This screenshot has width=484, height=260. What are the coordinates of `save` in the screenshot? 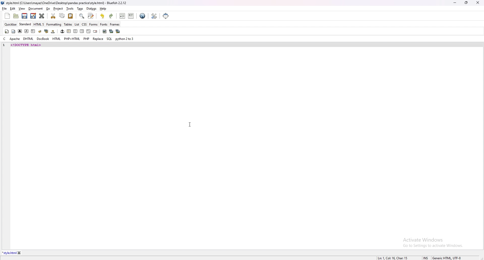 It's located at (25, 16).